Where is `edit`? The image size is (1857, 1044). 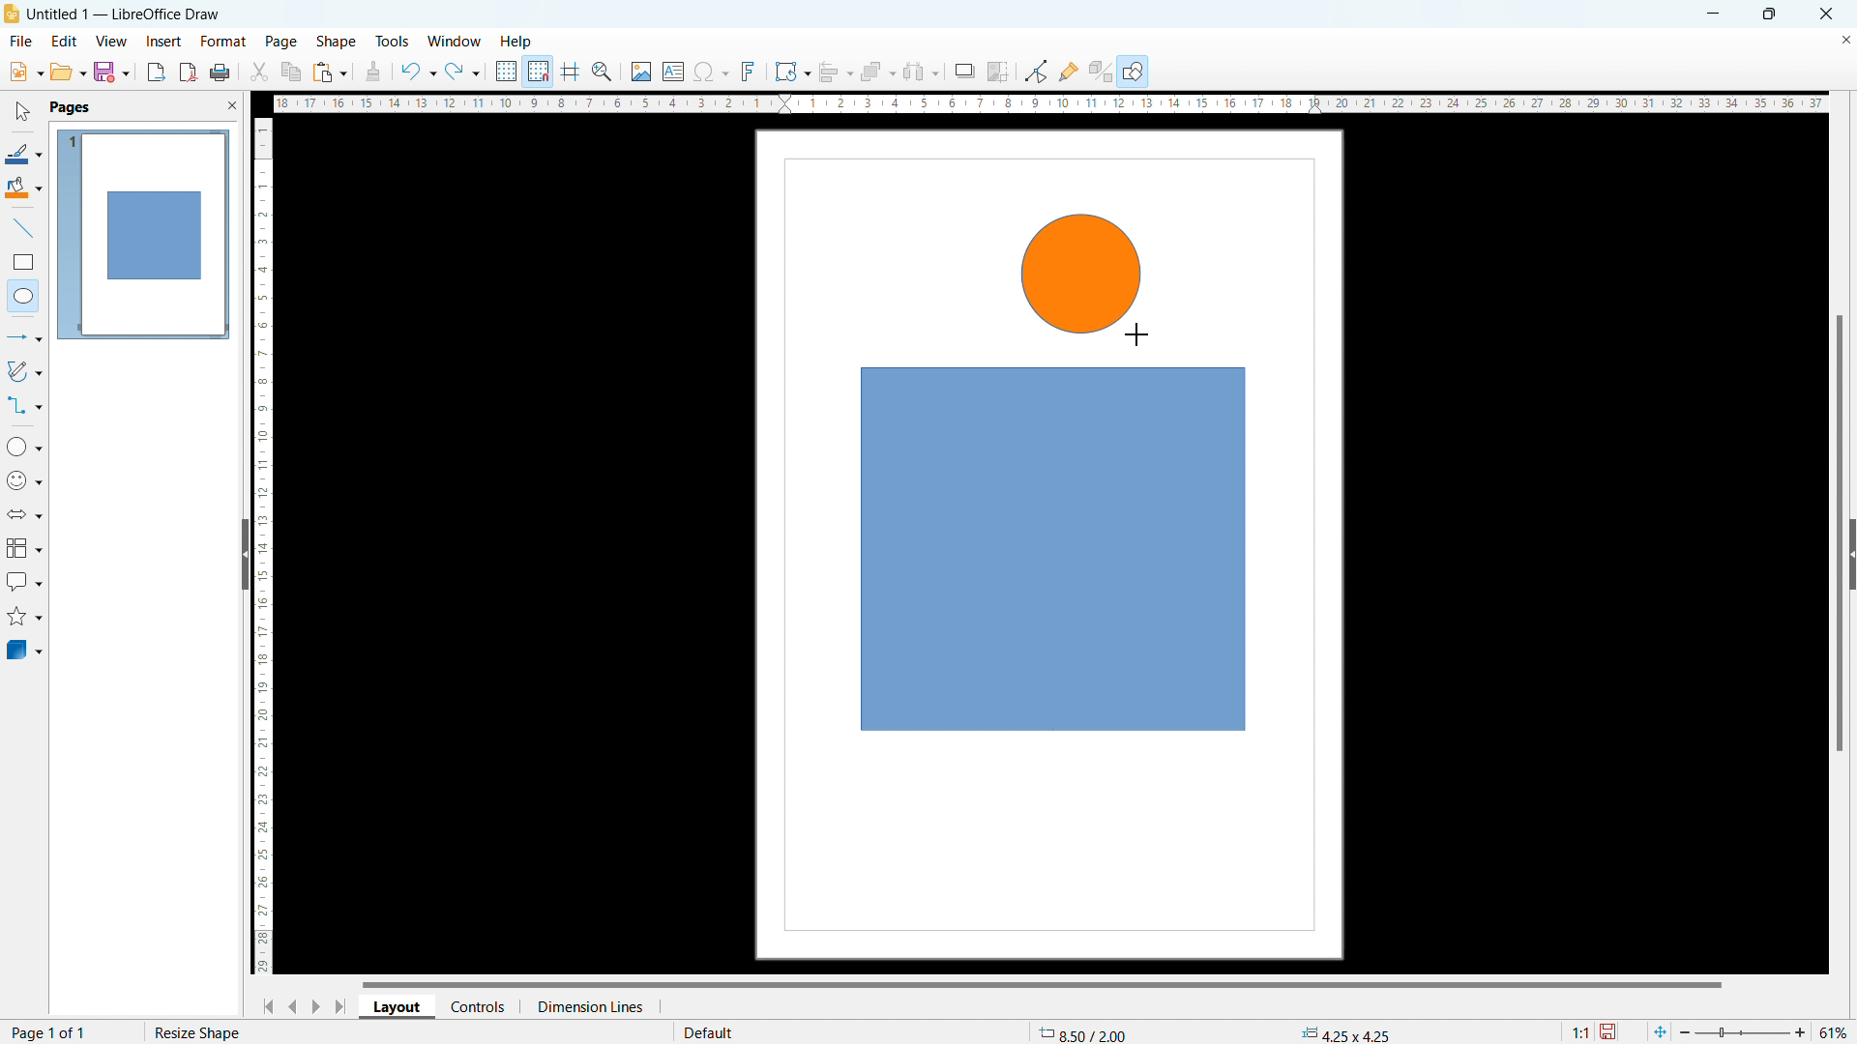
edit is located at coordinates (65, 40).